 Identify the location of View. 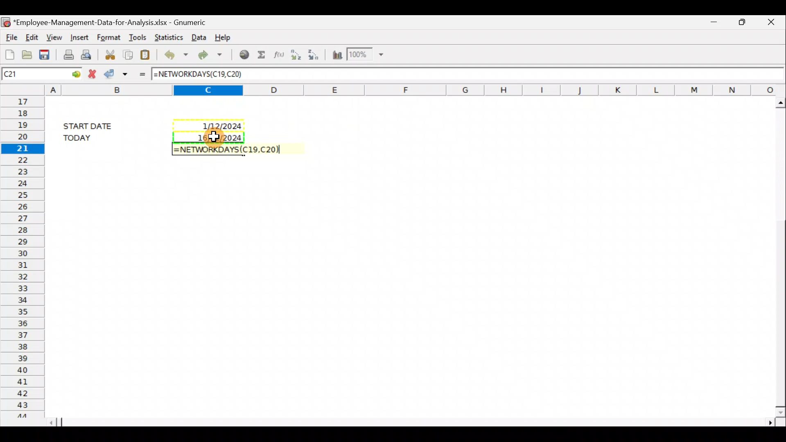
(55, 37).